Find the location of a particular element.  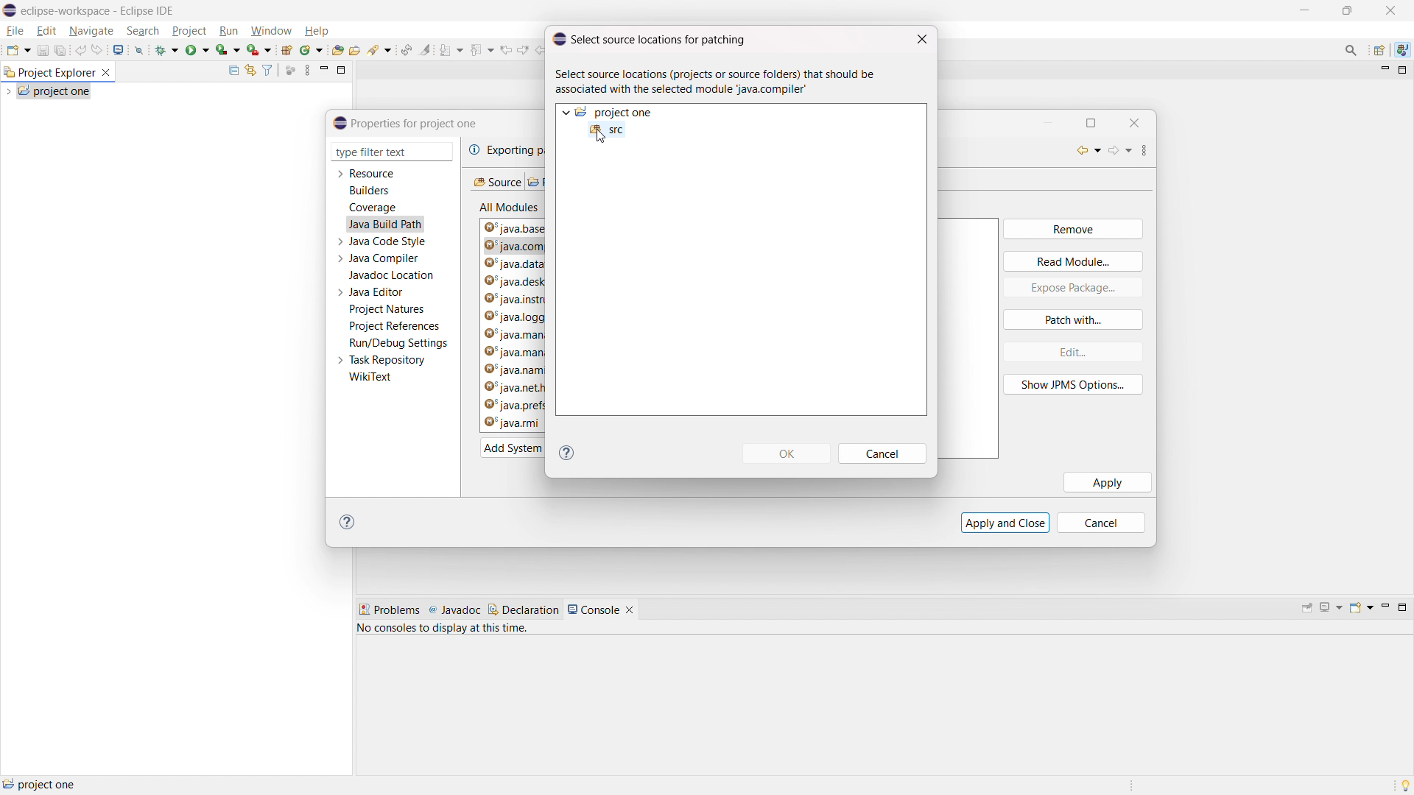

javadoc location is located at coordinates (393, 275).